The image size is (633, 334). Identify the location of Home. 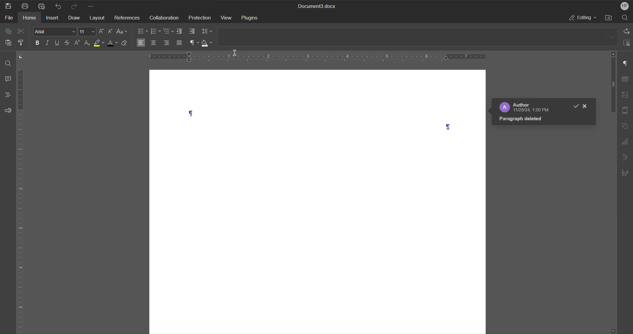
(31, 18).